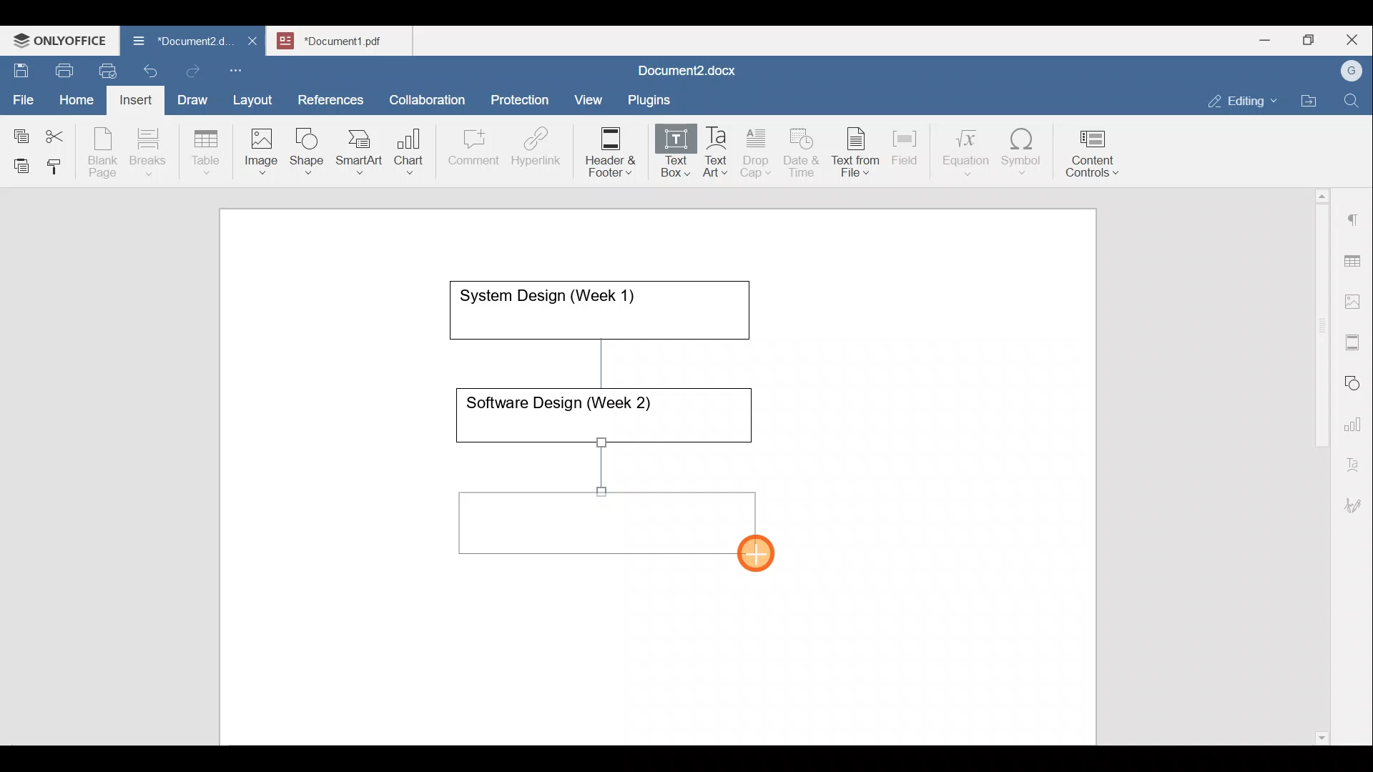  I want to click on Breaks, so click(147, 153).